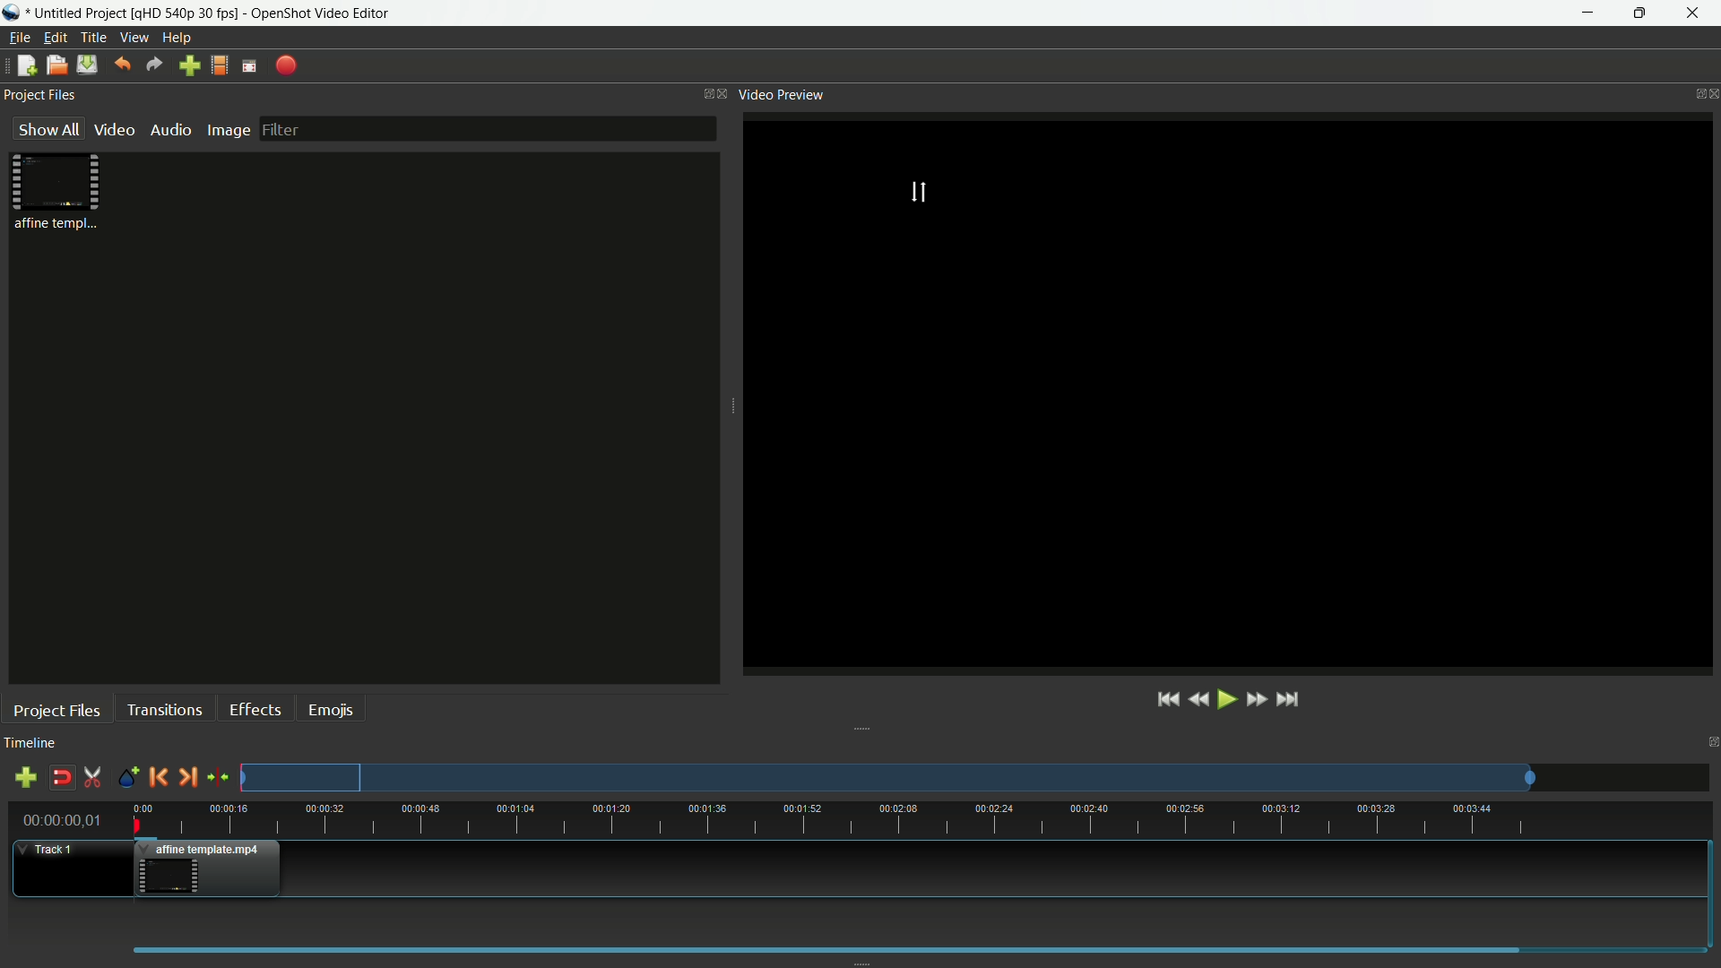 This screenshot has height=968, width=1721. Describe the element at coordinates (122, 65) in the screenshot. I see `undo` at that location.